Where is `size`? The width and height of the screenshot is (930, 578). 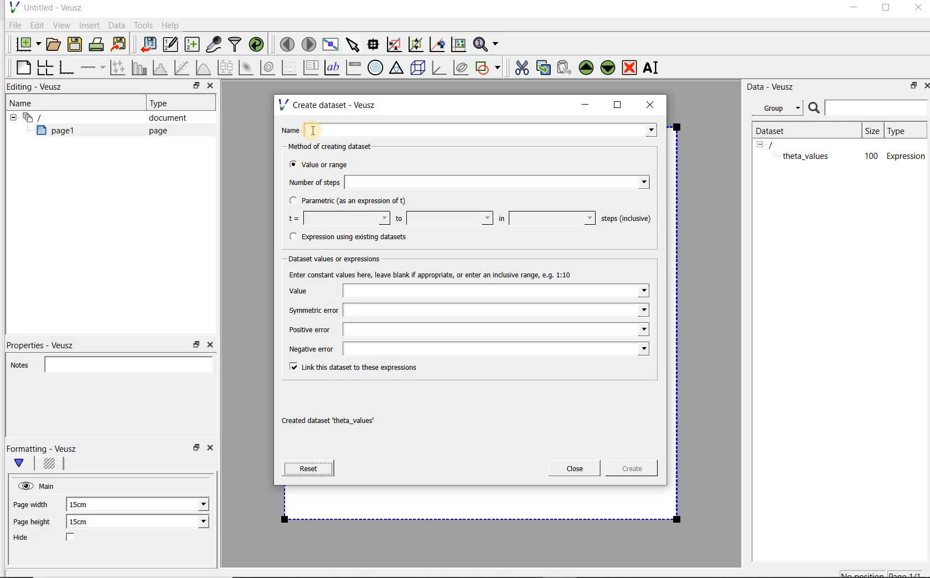 size is located at coordinates (871, 129).